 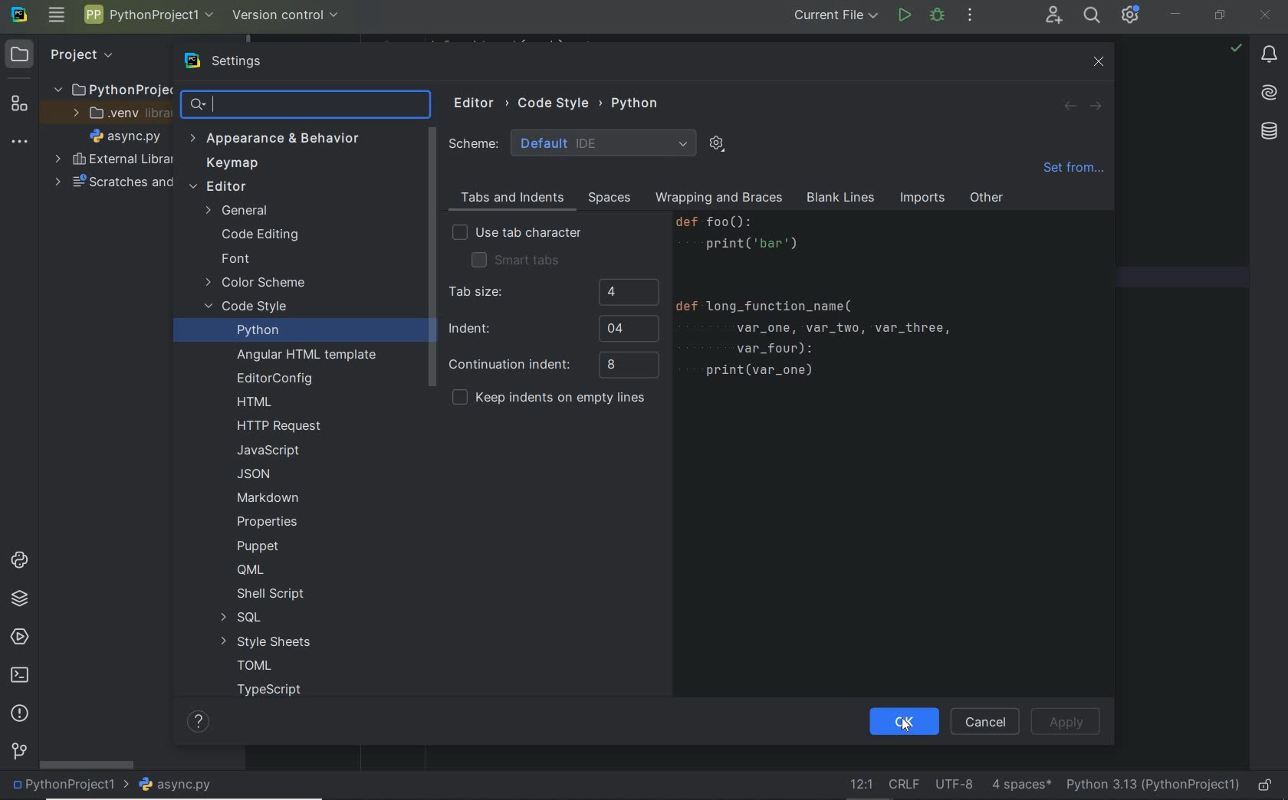 What do you see at coordinates (271, 379) in the screenshot?
I see `Editoronfig` at bounding box center [271, 379].